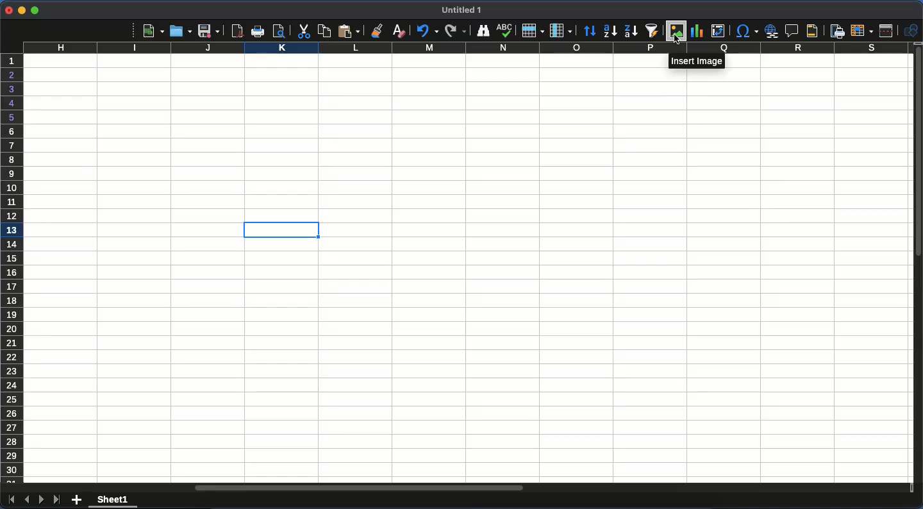 The height and width of the screenshot is (509, 923). I want to click on define print area, so click(836, 31).